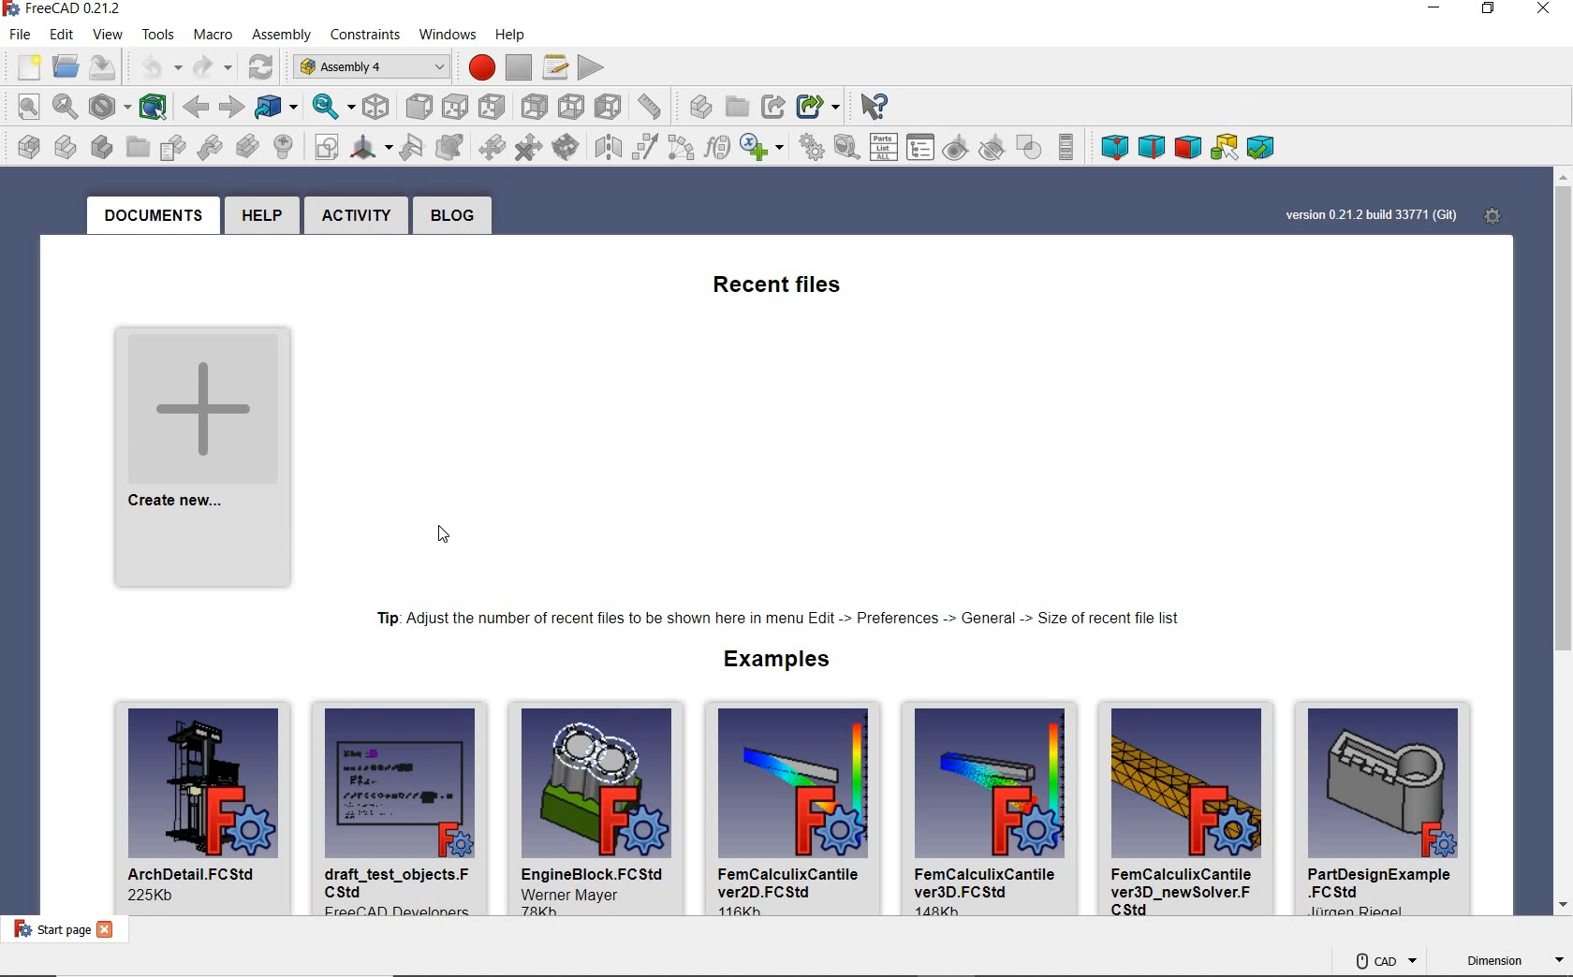 Image resolution: width=1573 pixels, height=977 pixels. I want to click on sync view, so click(331, 109).